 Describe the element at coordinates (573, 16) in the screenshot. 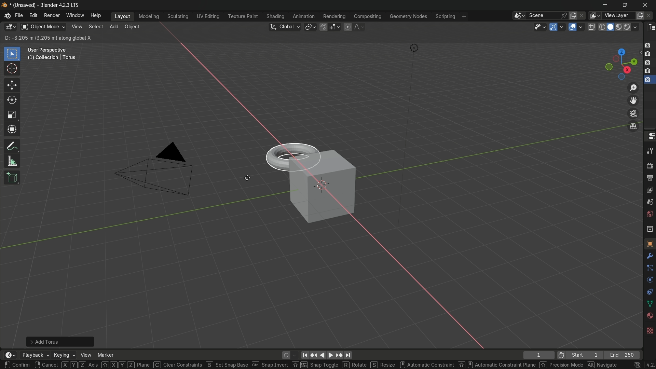

I see `add scene` at that location.